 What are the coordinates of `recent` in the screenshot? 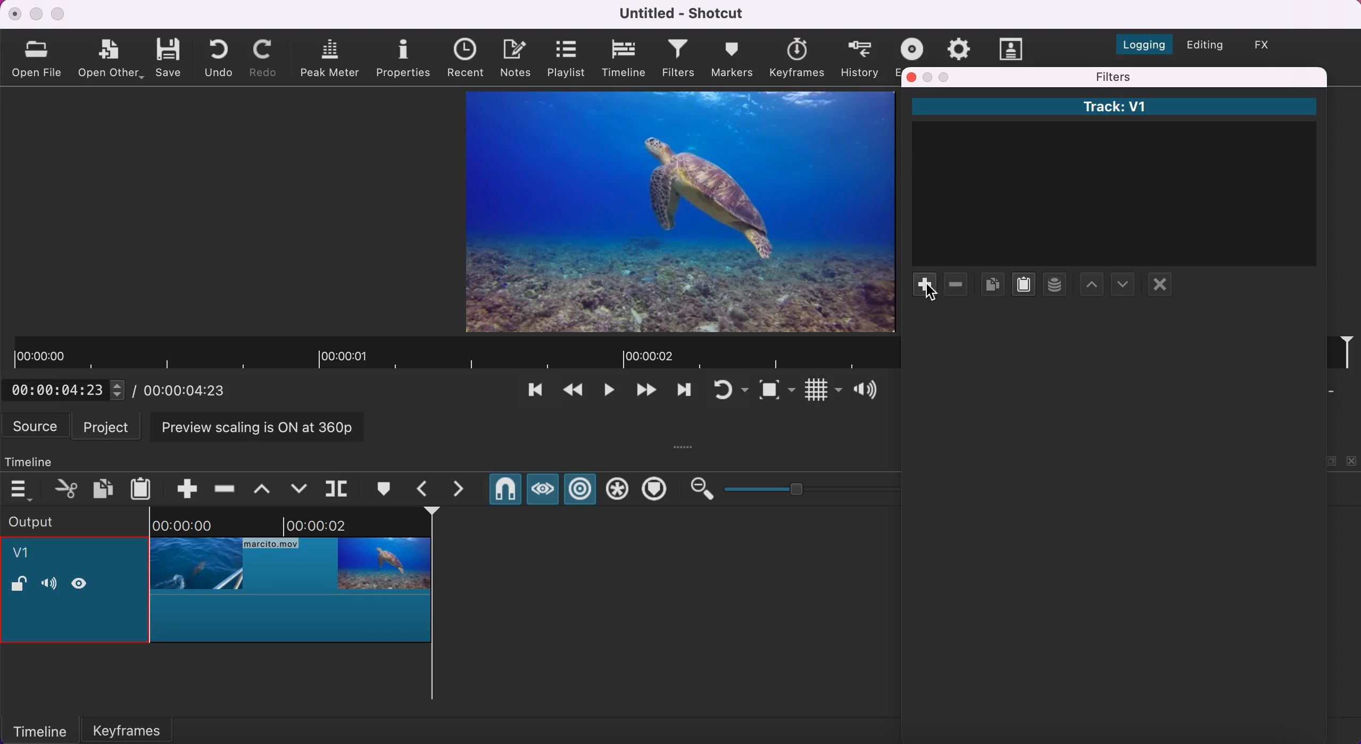 It's located at (469, 59).